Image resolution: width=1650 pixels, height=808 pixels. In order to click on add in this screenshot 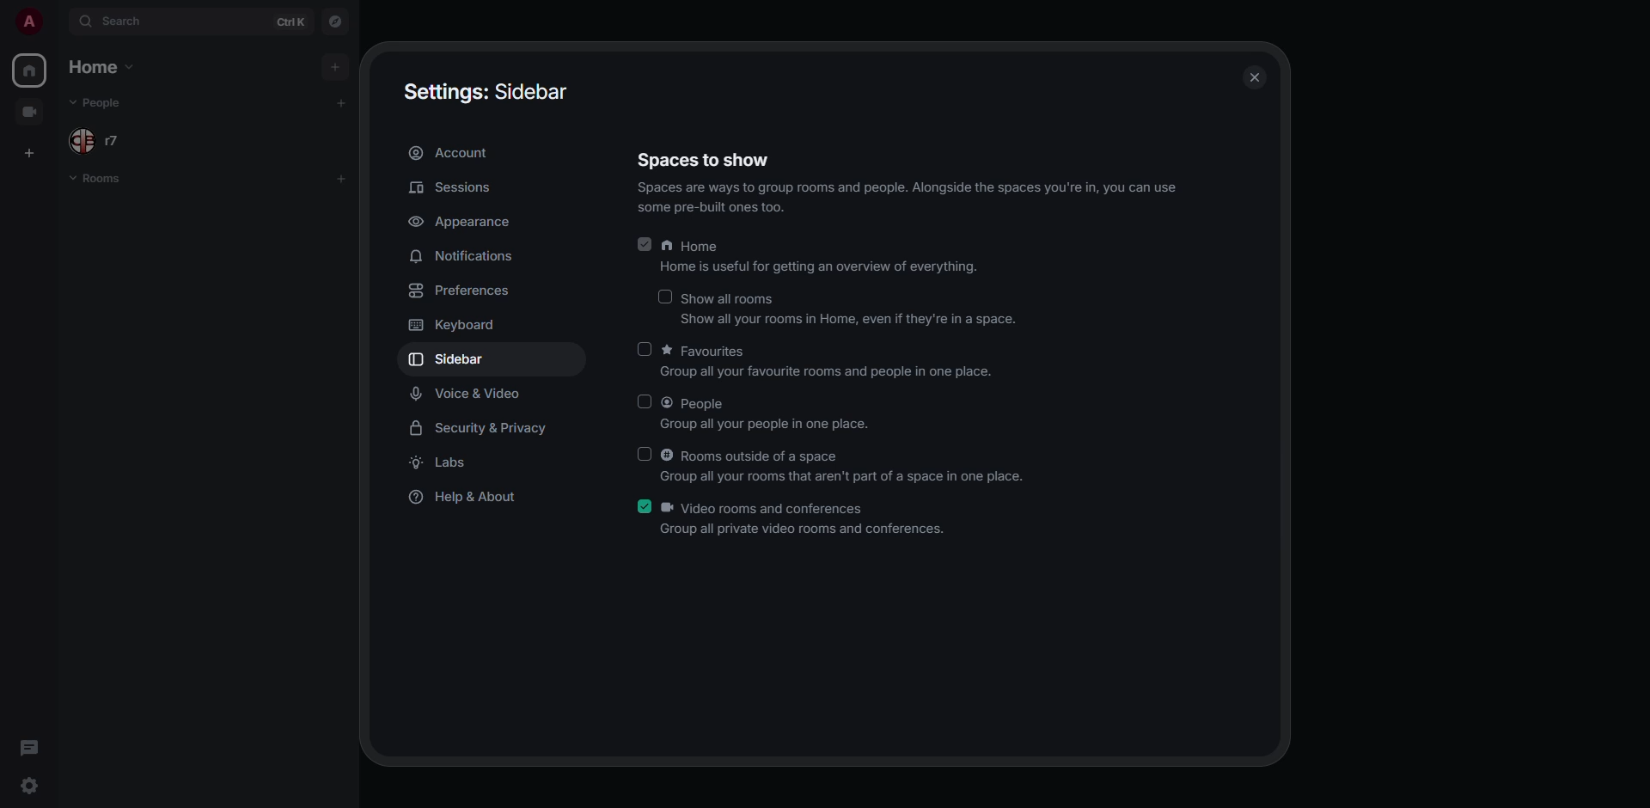, I will do `click(335, 103)`.